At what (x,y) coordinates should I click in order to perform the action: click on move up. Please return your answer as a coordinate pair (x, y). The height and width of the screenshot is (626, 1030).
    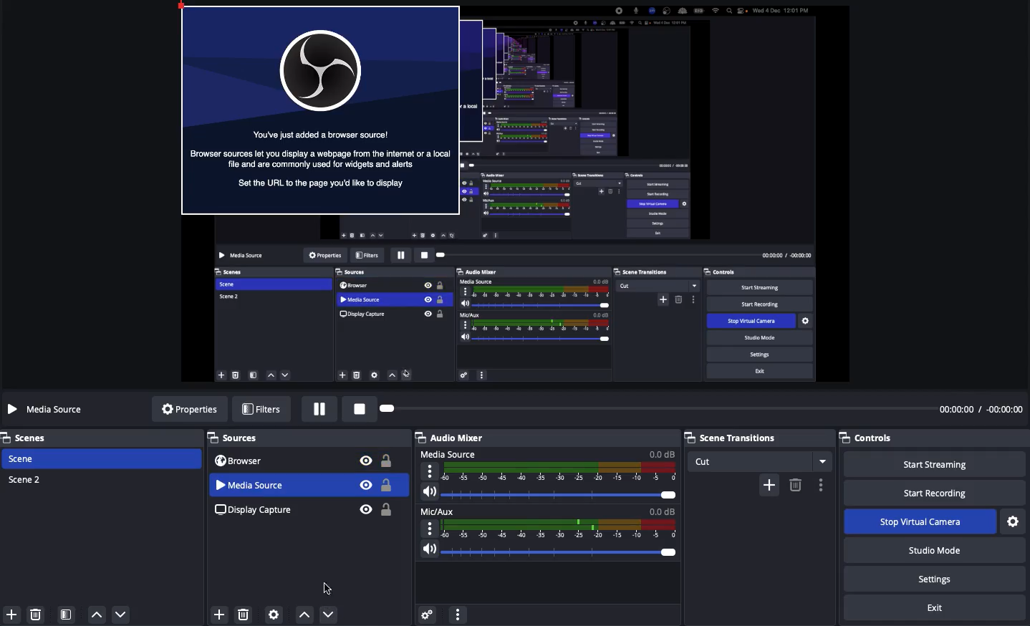
    Looking at the image, I should click on (98, 612).